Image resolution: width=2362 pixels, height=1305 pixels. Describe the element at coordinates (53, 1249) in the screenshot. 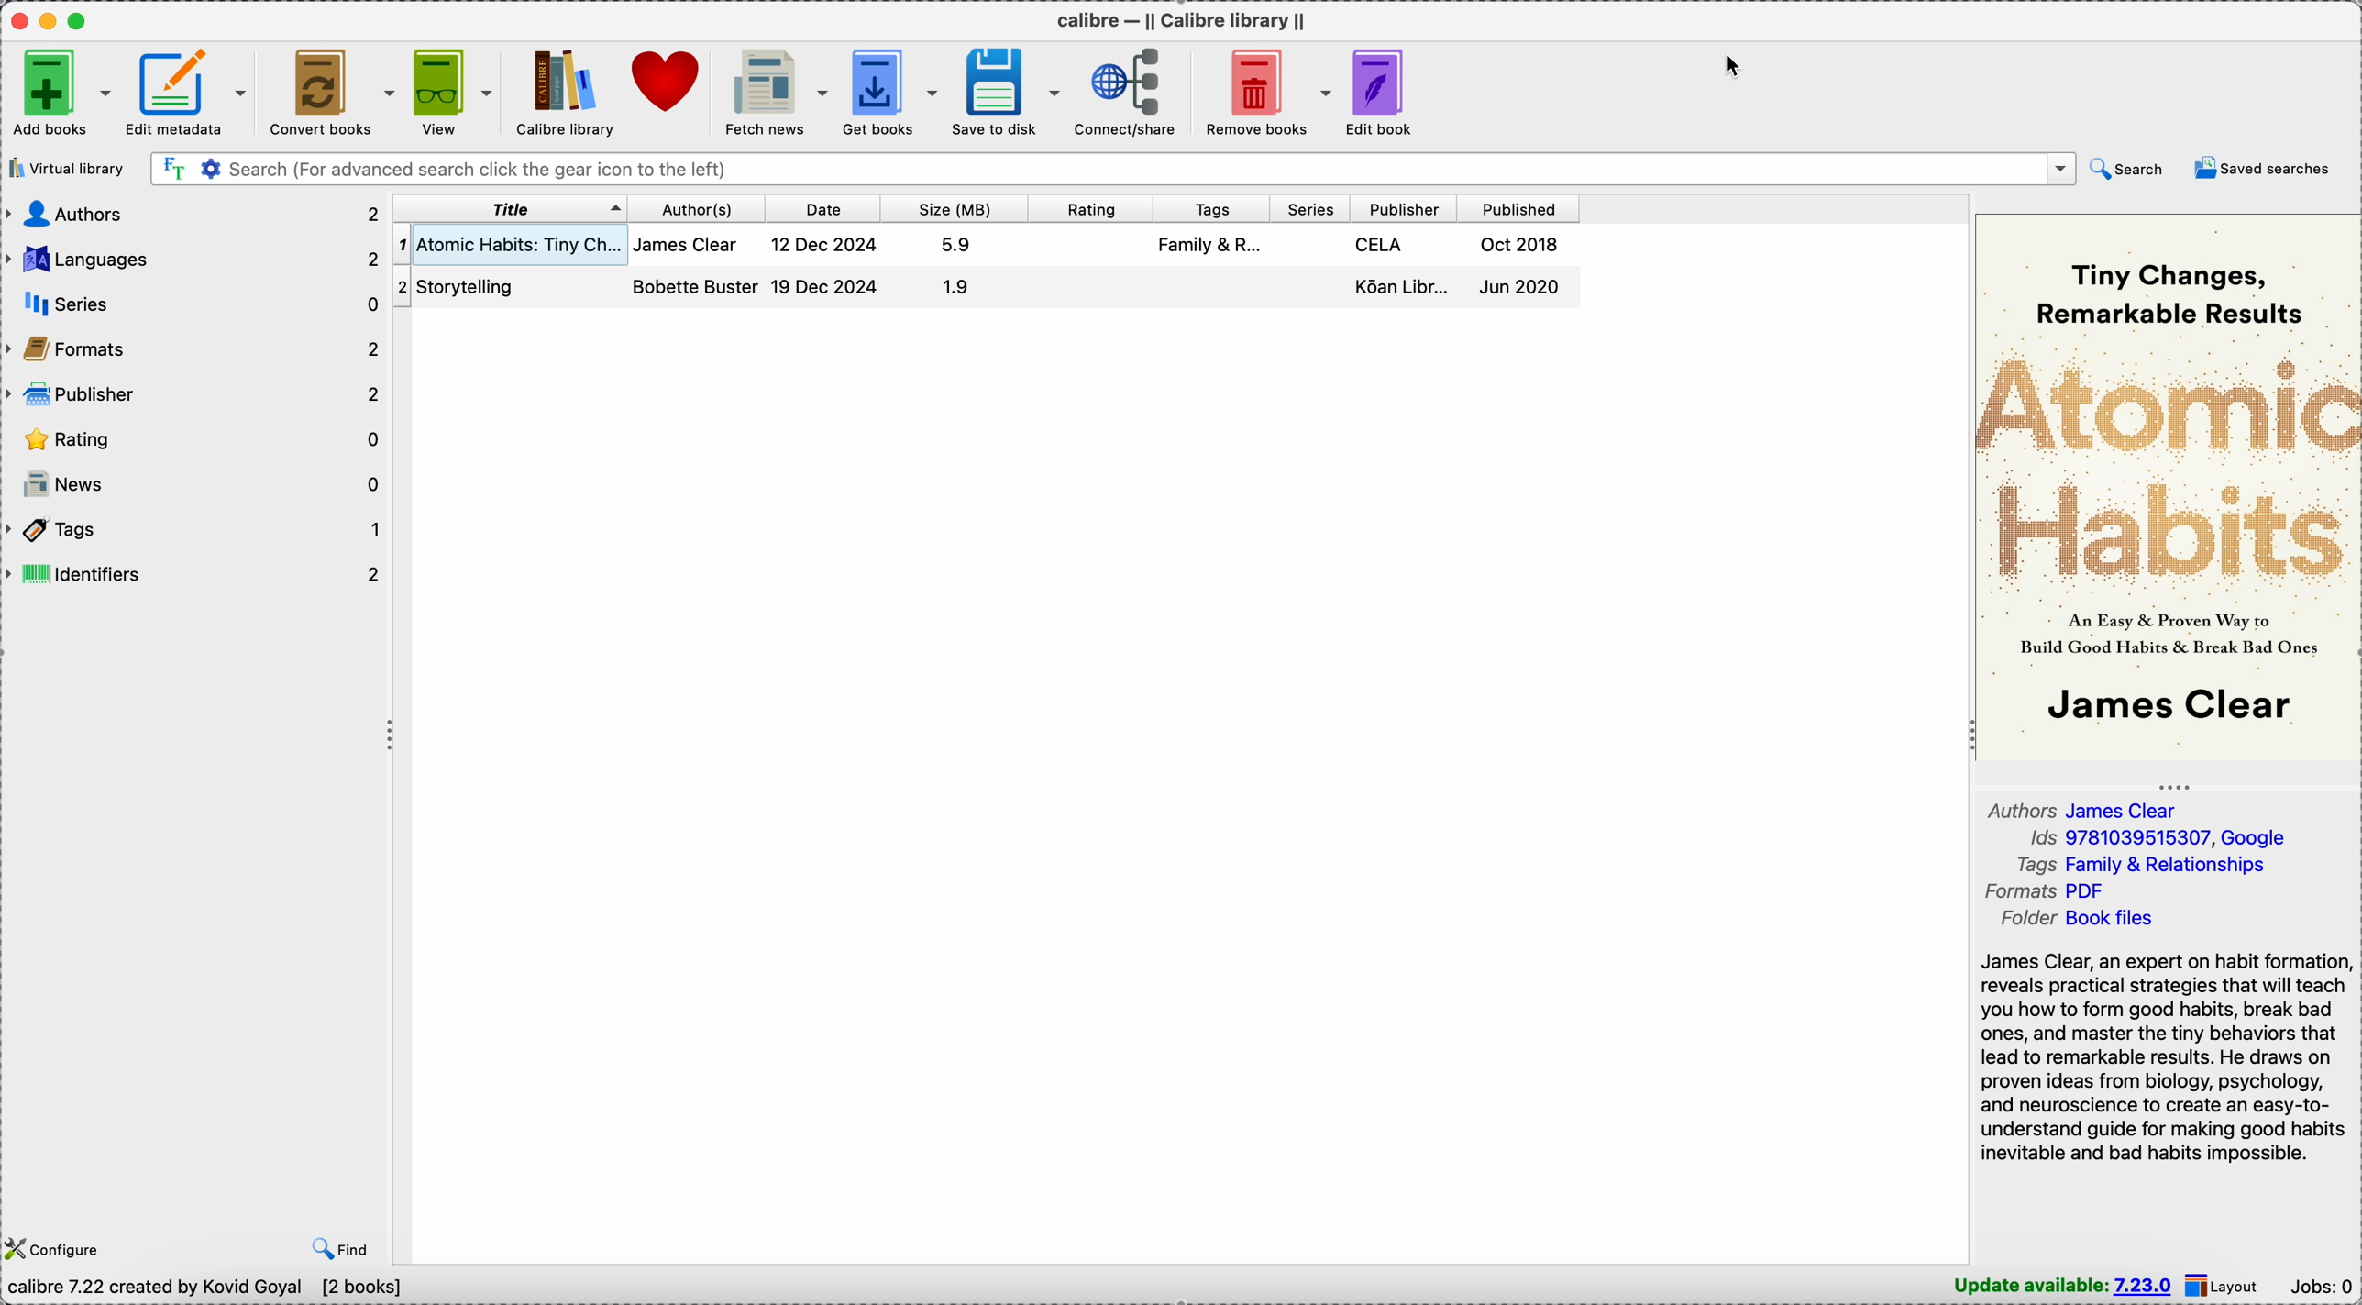

I see `configure` at that location.